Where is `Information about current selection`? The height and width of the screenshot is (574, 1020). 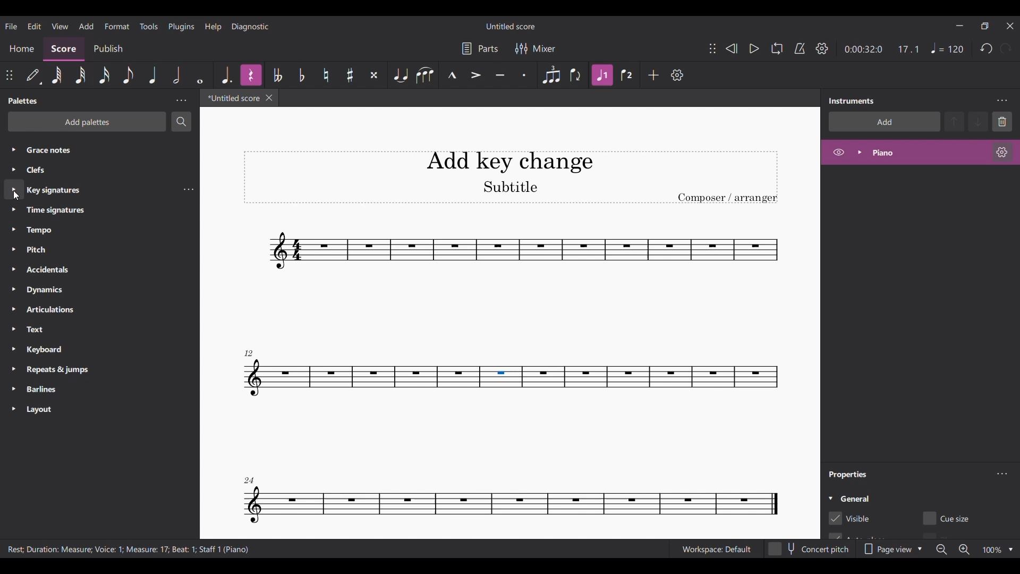 Information about current selection is located at coordinates (130, 549).